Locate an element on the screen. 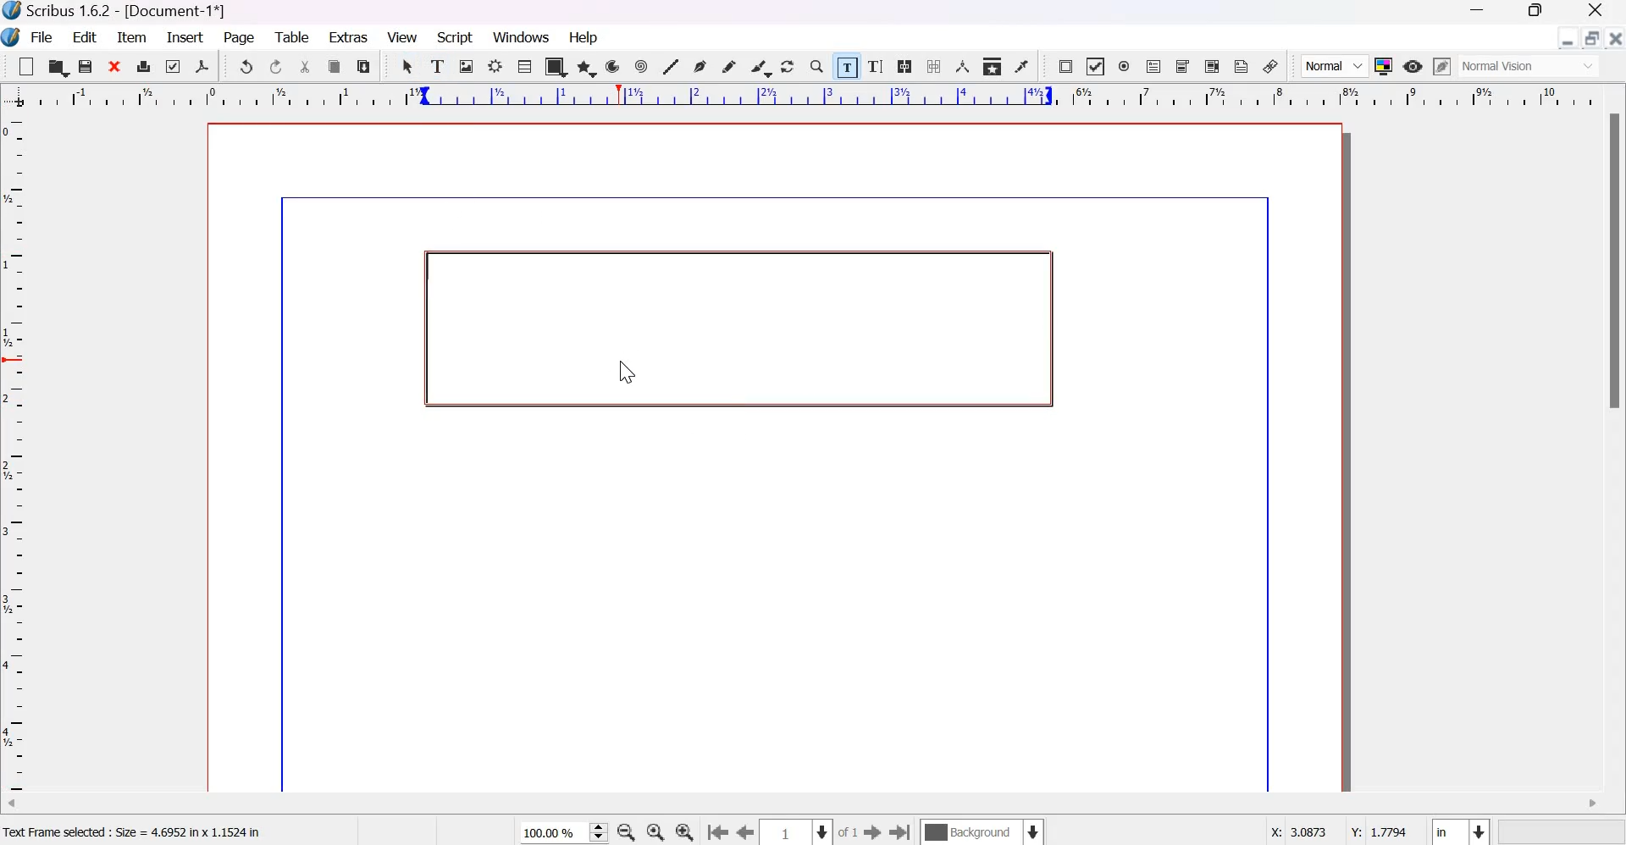 The image size is (1626, 845). Maximize is located at coordinates (1529, 13).